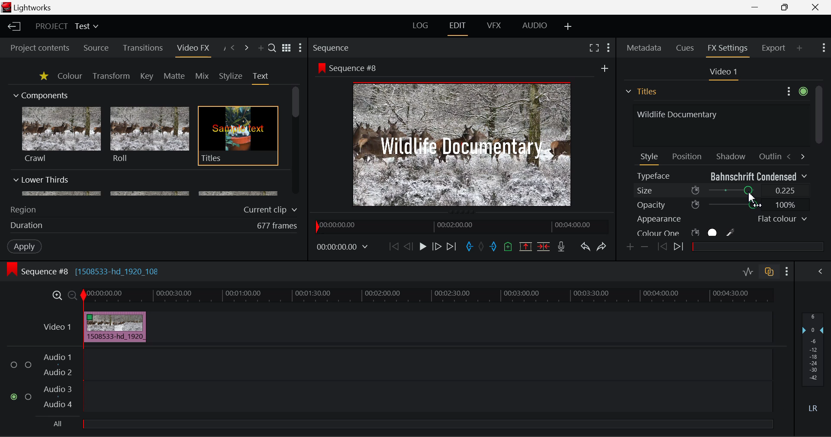 This screenshot has width=831, height=437. Describe the element at coordinates (816, 6) in the screenshot. I see `Close` at that location.